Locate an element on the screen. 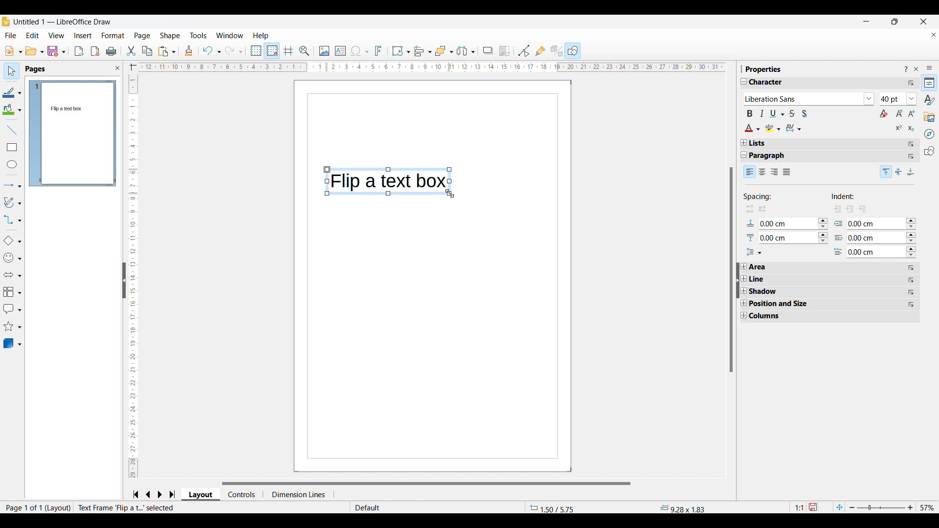  Horizontal slider is located at coordinates (426, 484).